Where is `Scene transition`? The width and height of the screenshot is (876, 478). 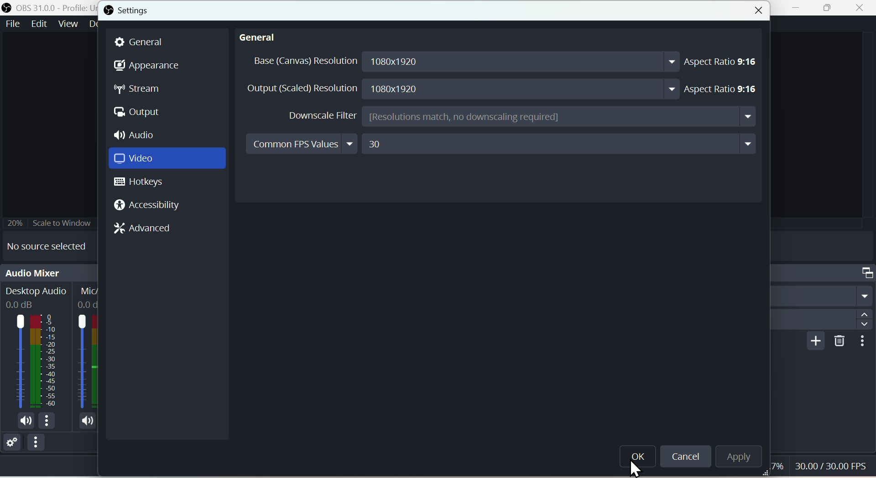 Scene transition is located at coordinates (824, 272).